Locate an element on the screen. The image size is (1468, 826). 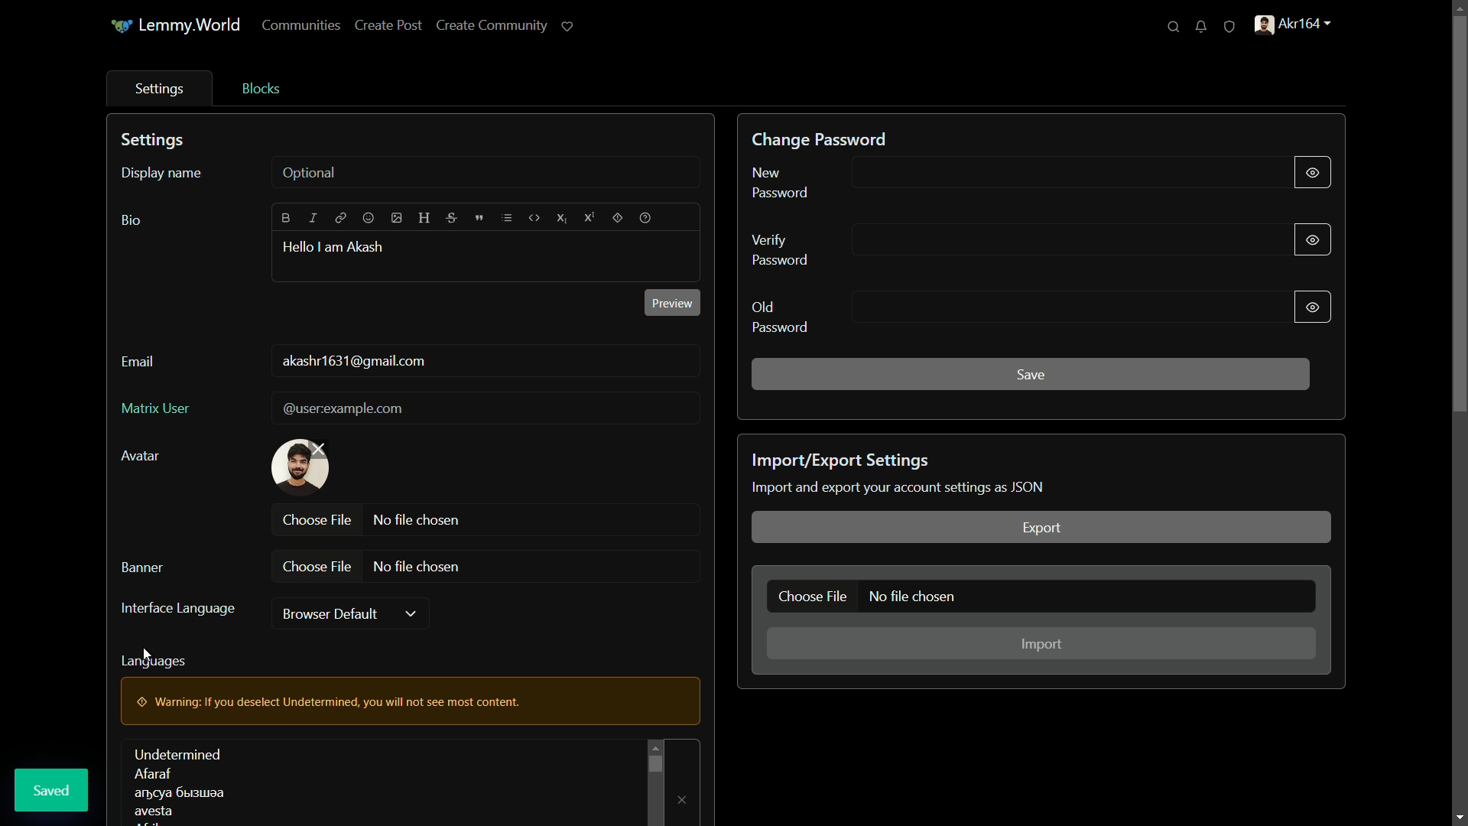
banner is located at coordinates (141, 567).